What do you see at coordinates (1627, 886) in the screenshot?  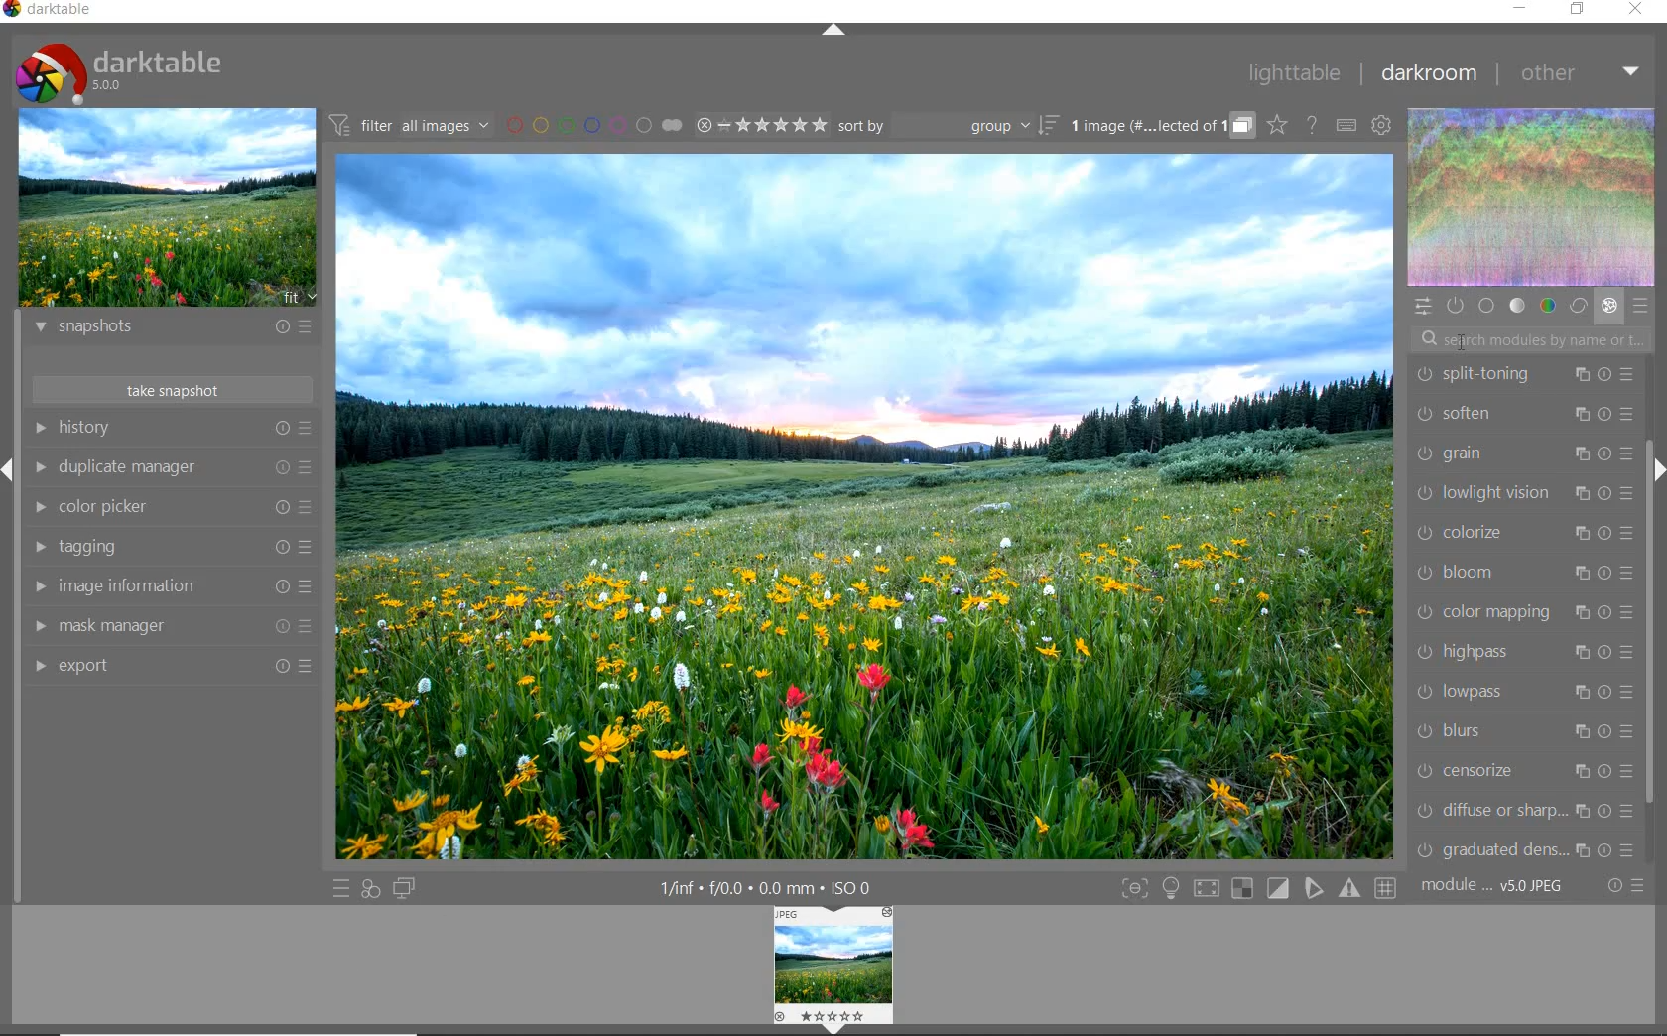 I see `reset or presets and preferences` at bounding box center [1627, 886].